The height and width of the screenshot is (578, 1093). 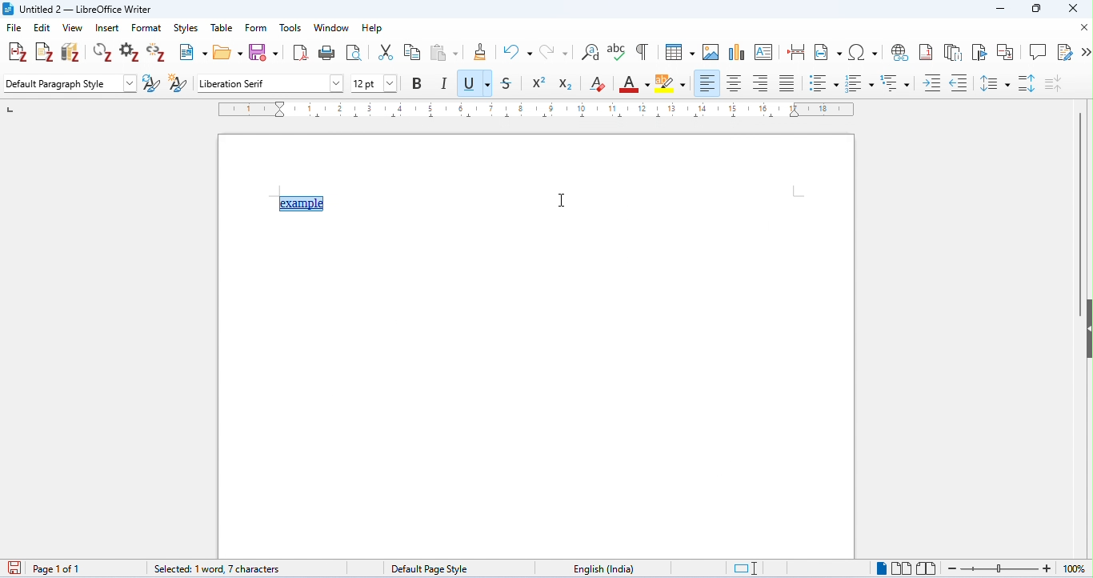 What do you see at coordinates (737, 51) in the screenshot?
I see `insert chart` at bounding box center [737, 51].